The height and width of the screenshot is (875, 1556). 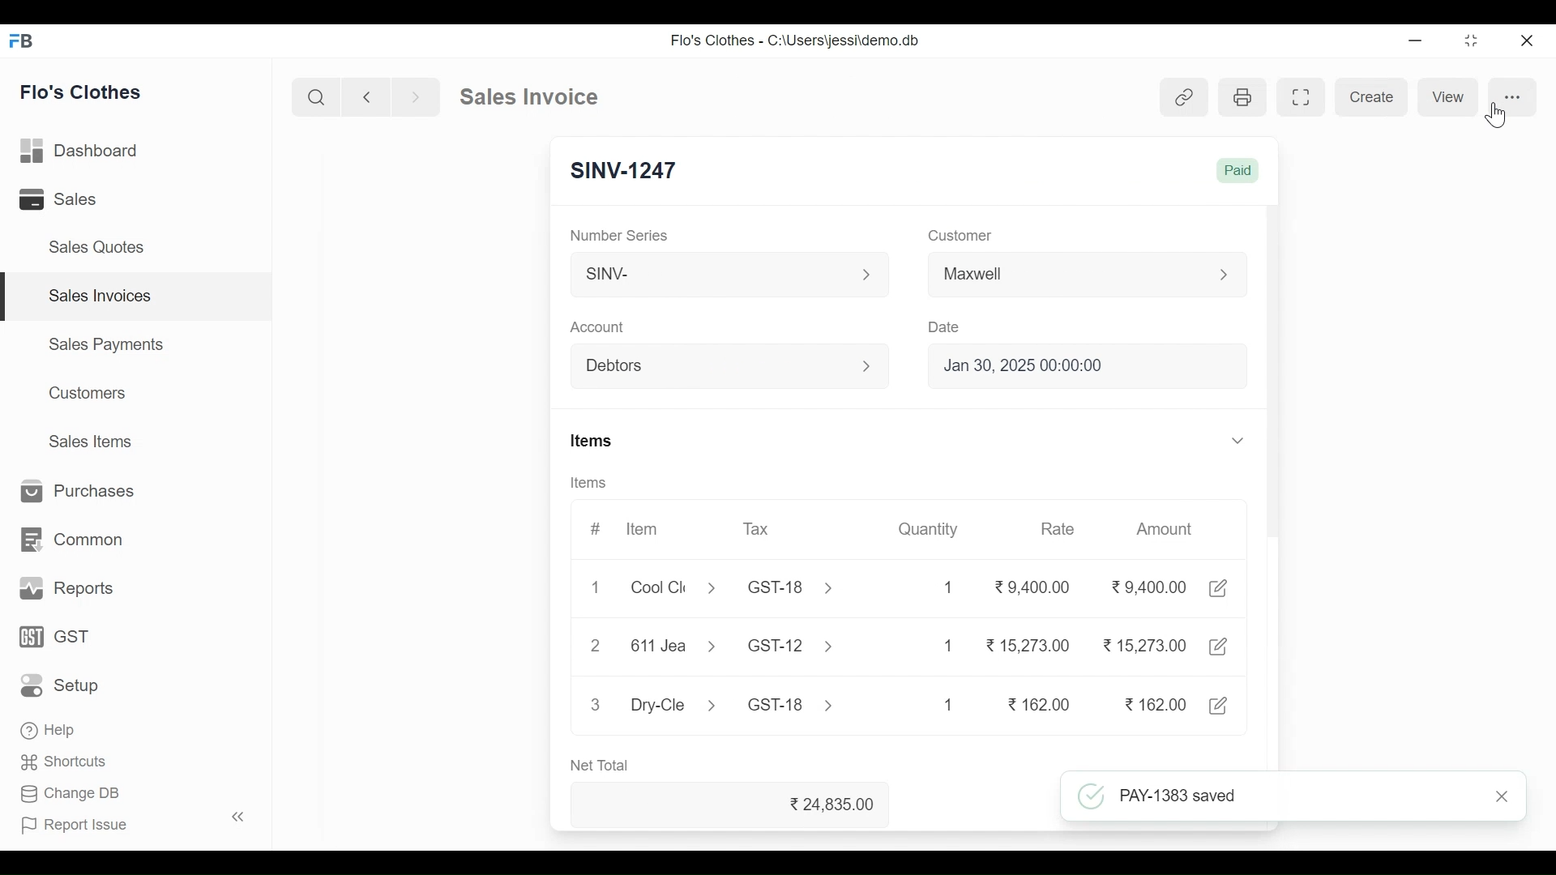 What do you see at coordinates (961, 237) in the screenshot?
I see `Customer` at bounding box center [961, 237].